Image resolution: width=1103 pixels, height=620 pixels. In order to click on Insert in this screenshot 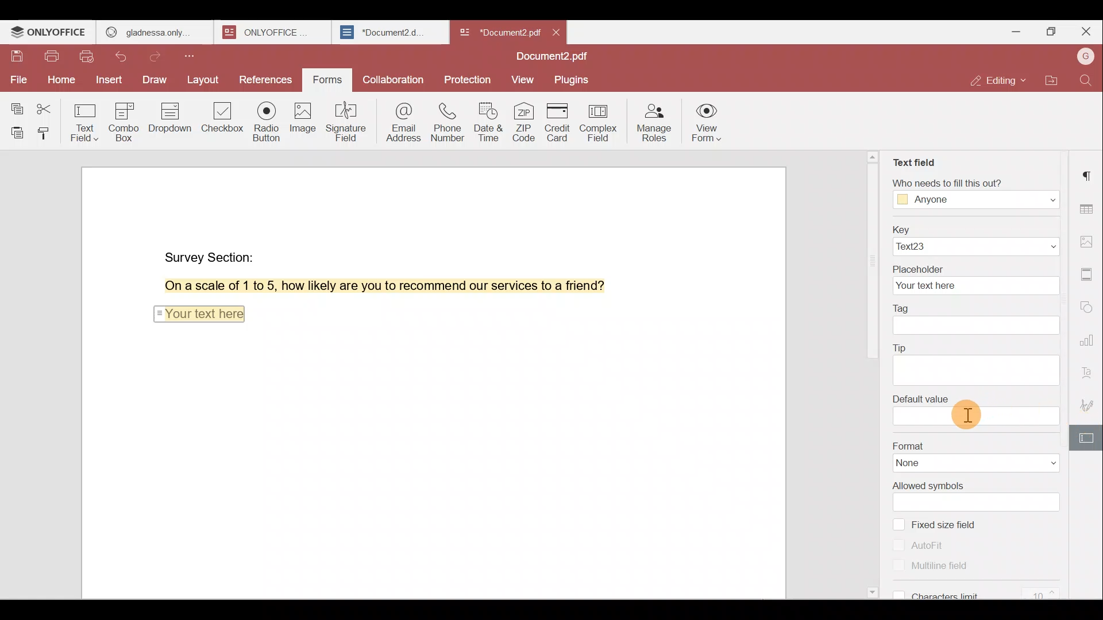, I will do `click(109, 81)`.